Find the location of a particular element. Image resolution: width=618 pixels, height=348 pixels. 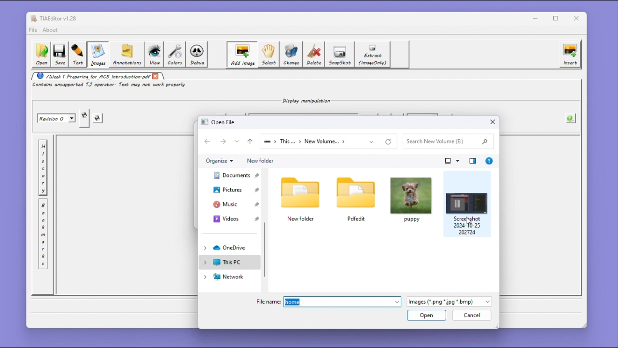

Contains unsupported TJ operator. Text may not work properly is located at coordinates (111, 86).